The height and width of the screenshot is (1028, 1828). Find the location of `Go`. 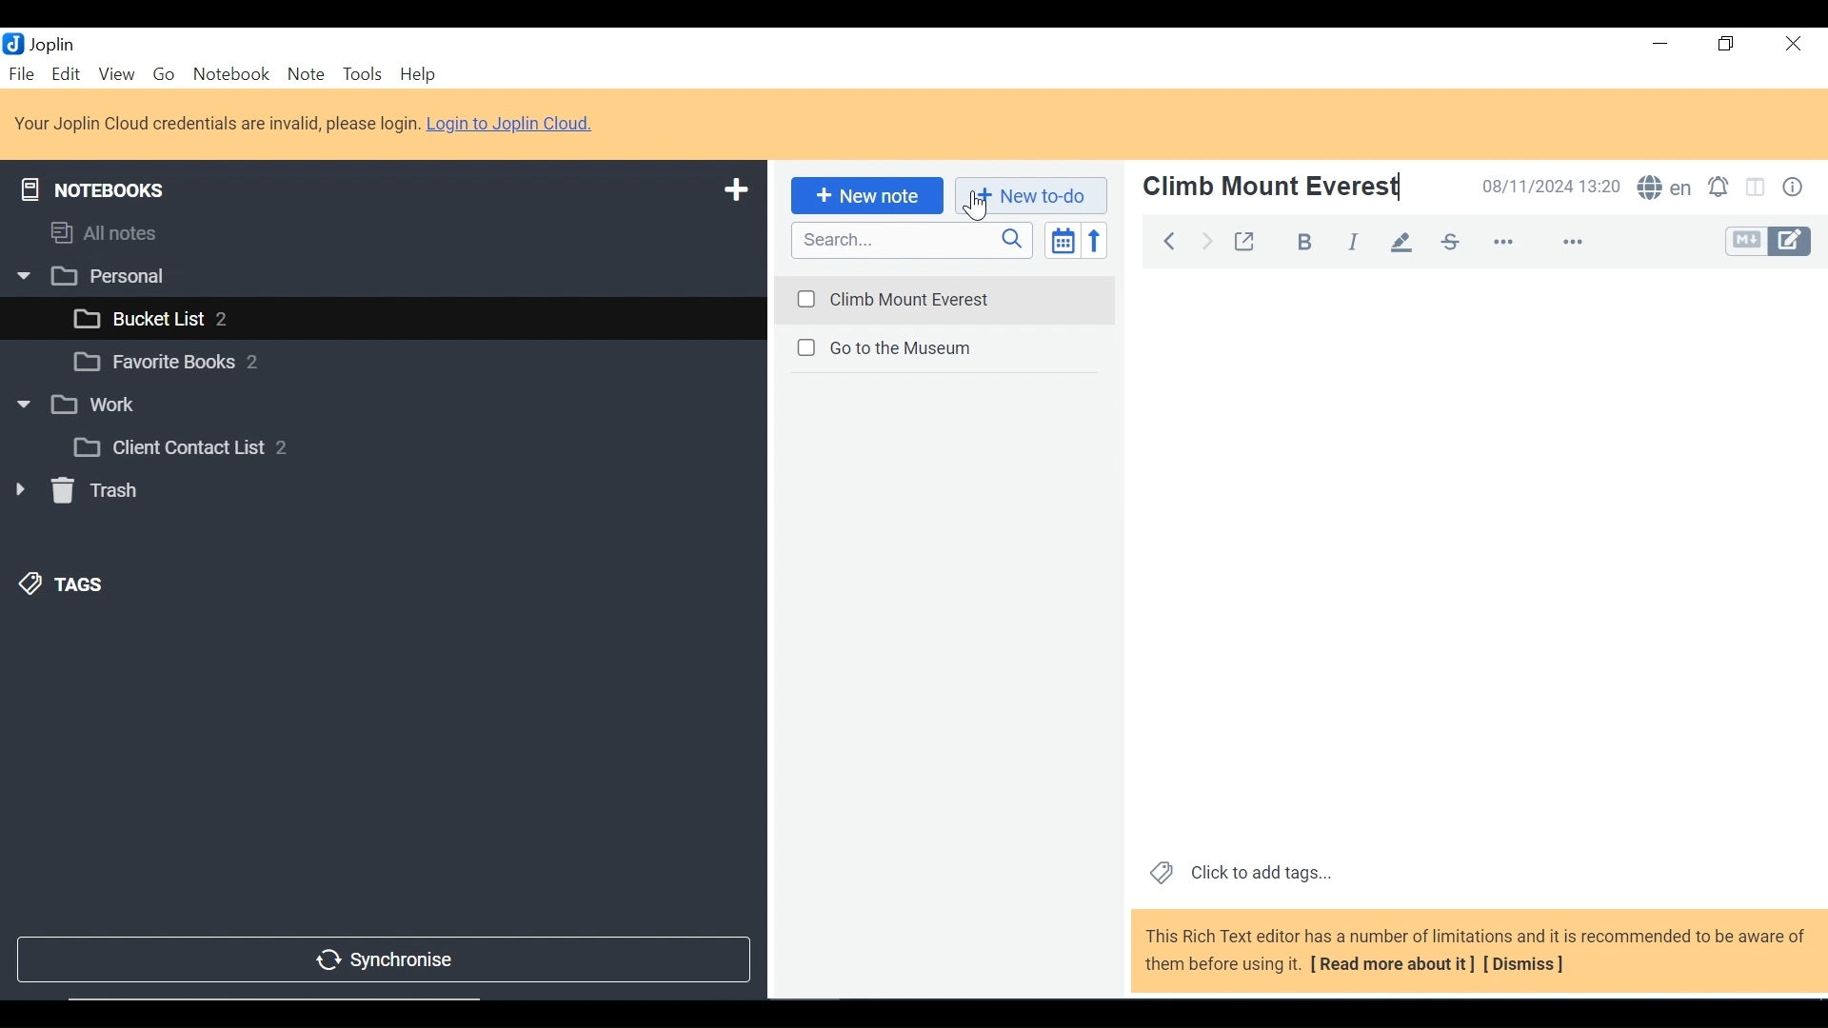

Go is located at coordinates (167, 76).